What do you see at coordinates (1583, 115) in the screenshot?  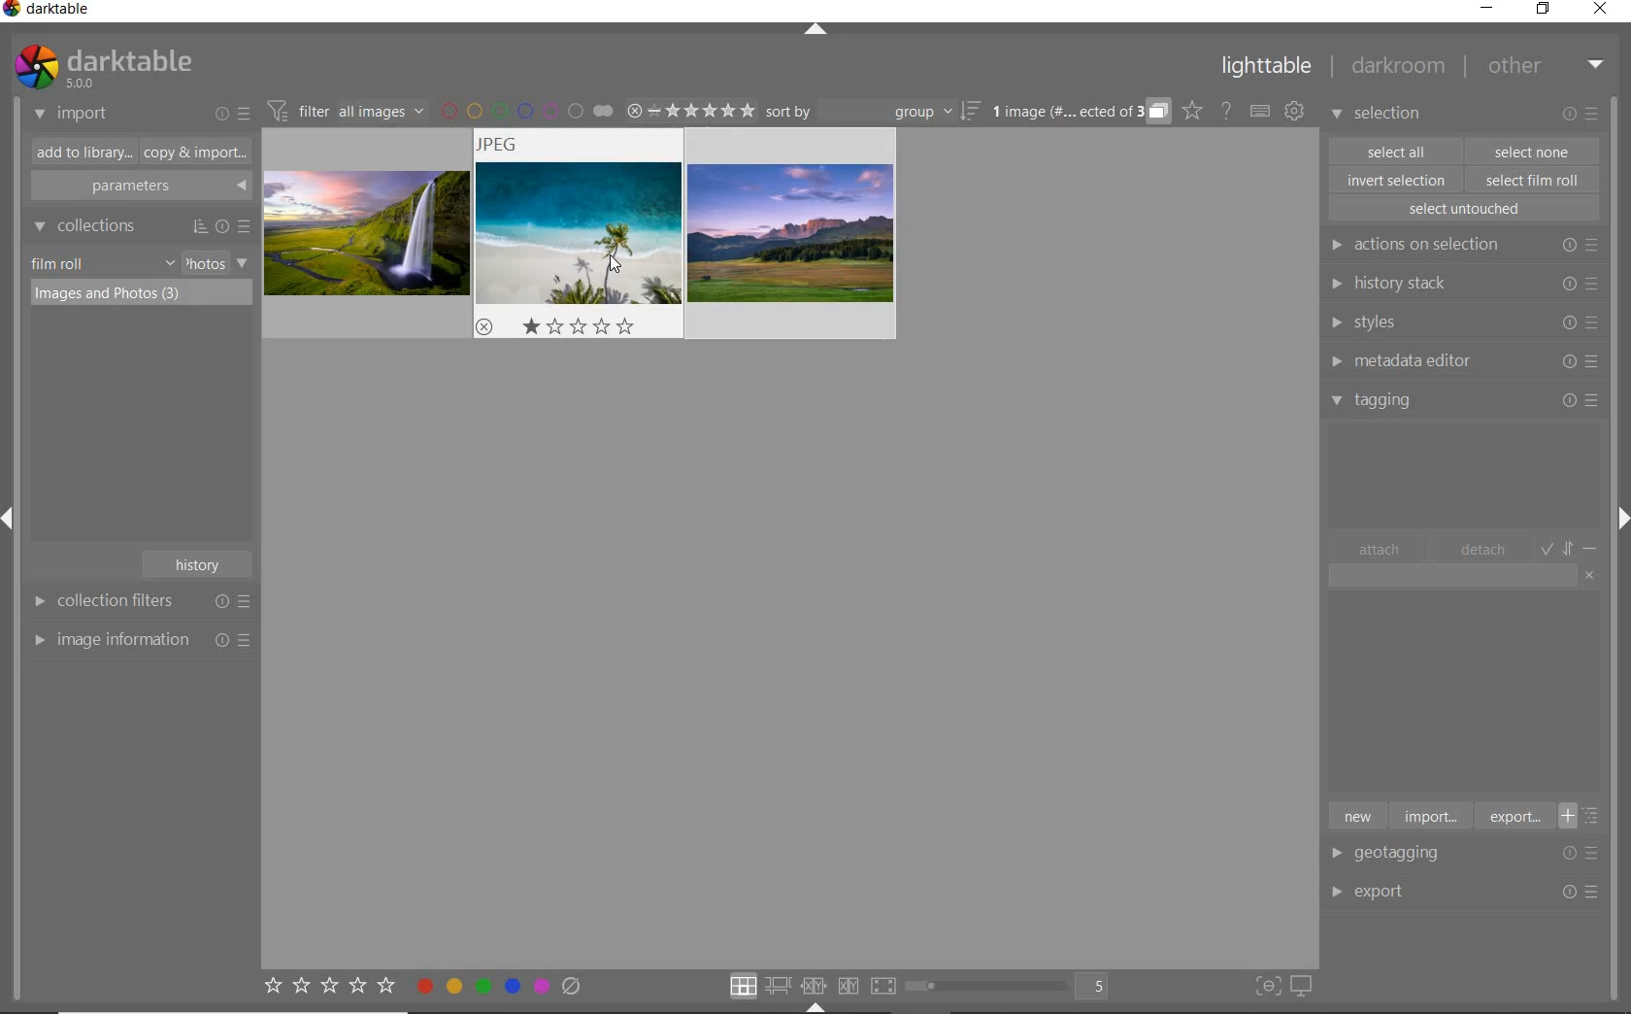 I see `modify selected images or presets & preferences` at bounding box center [1583, 115].